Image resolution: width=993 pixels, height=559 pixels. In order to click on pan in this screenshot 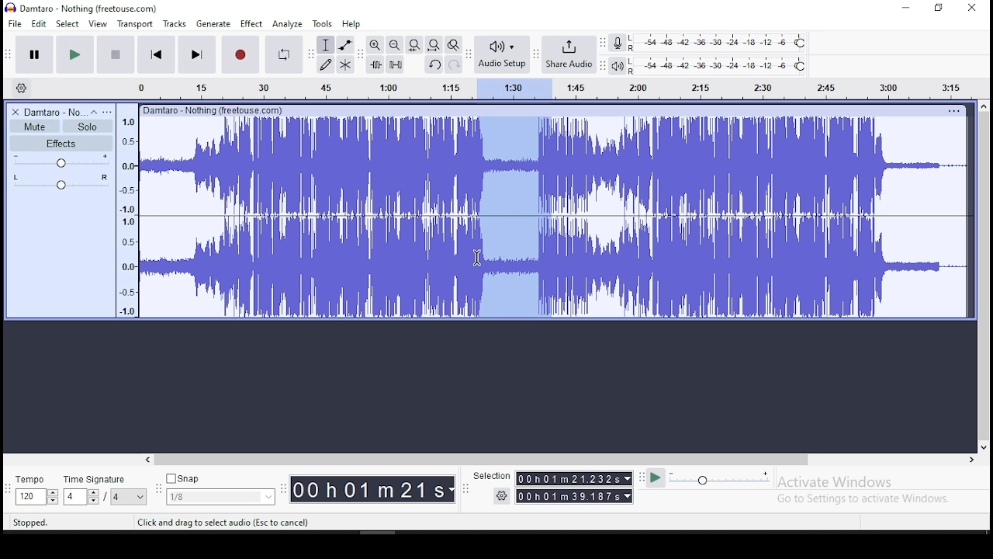, I will do `click(61, 182)`.